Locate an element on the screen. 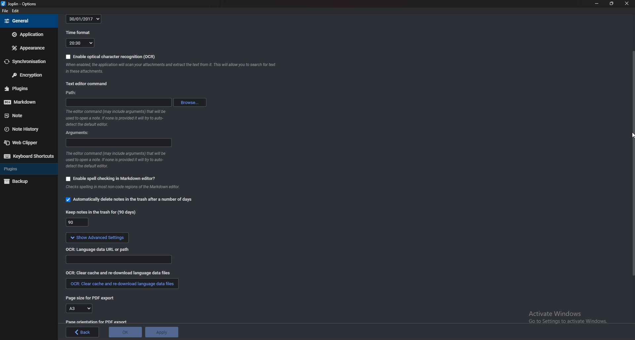 The width and height of the screenshot is (635, 340). cursor is located at coordinates (631, 136).